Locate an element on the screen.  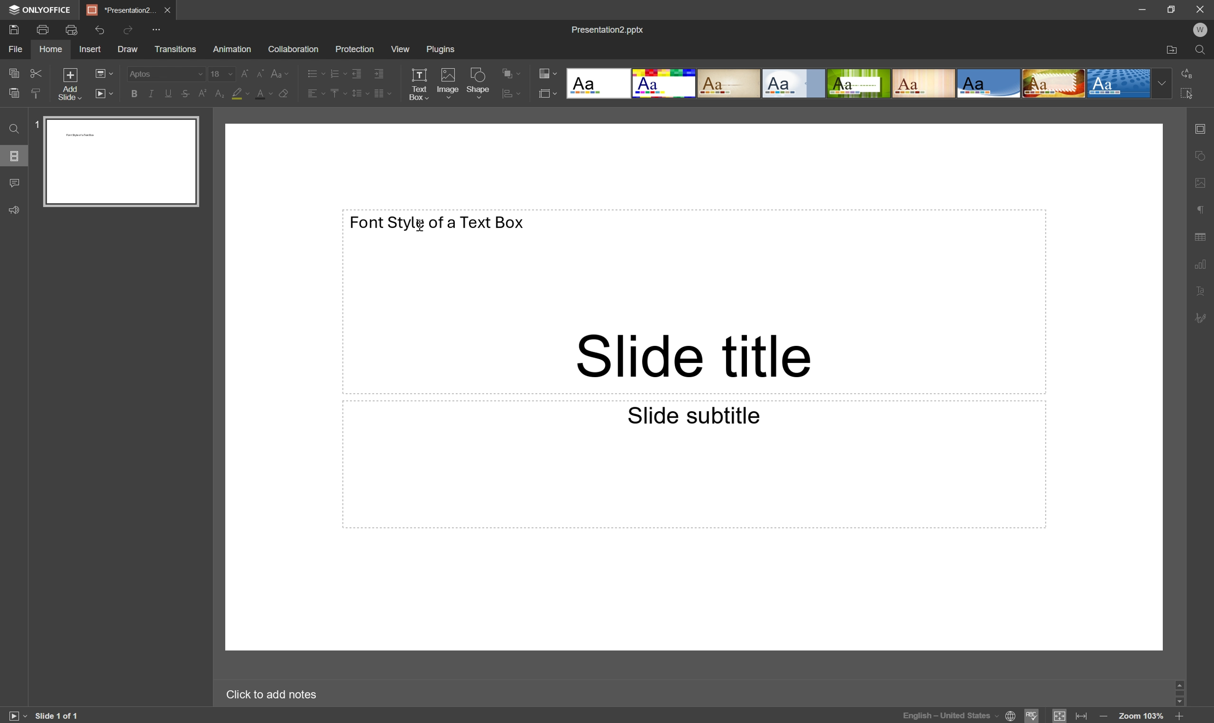
font size is located at coordinates (222, 74).